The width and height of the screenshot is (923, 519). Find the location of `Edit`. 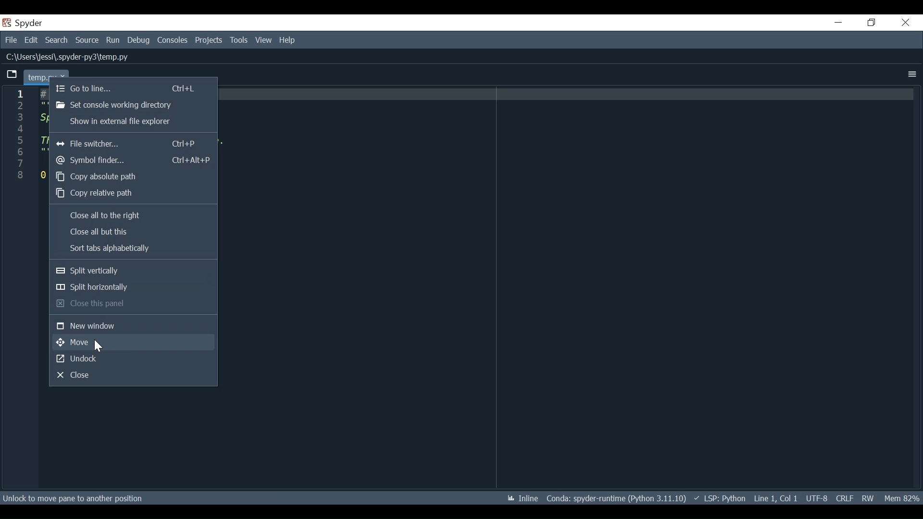

Edit is located at coordinates (32, 40).